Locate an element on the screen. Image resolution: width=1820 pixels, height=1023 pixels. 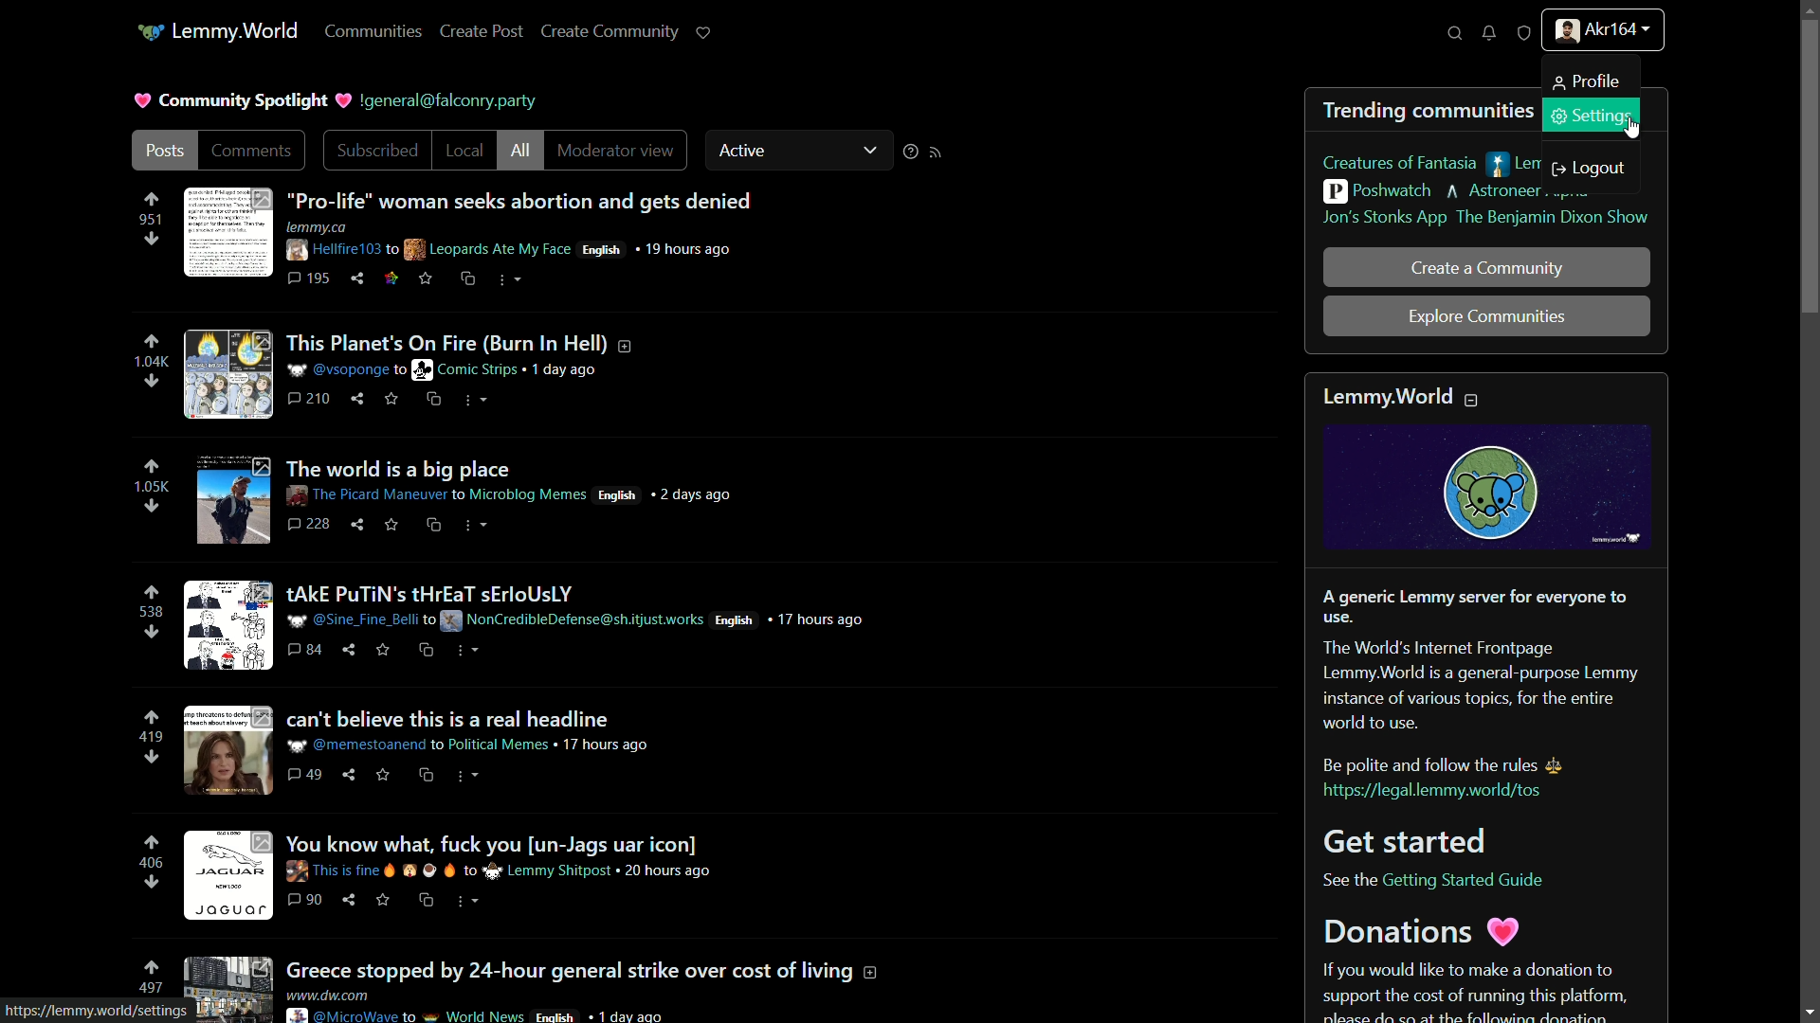
upvote is located at coordinates (152, 467).